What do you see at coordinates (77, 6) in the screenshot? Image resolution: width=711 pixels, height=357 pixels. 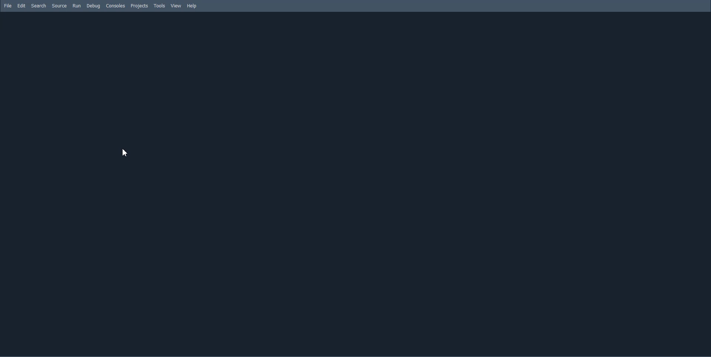 I see `Run` at bounding box center [77, 6].